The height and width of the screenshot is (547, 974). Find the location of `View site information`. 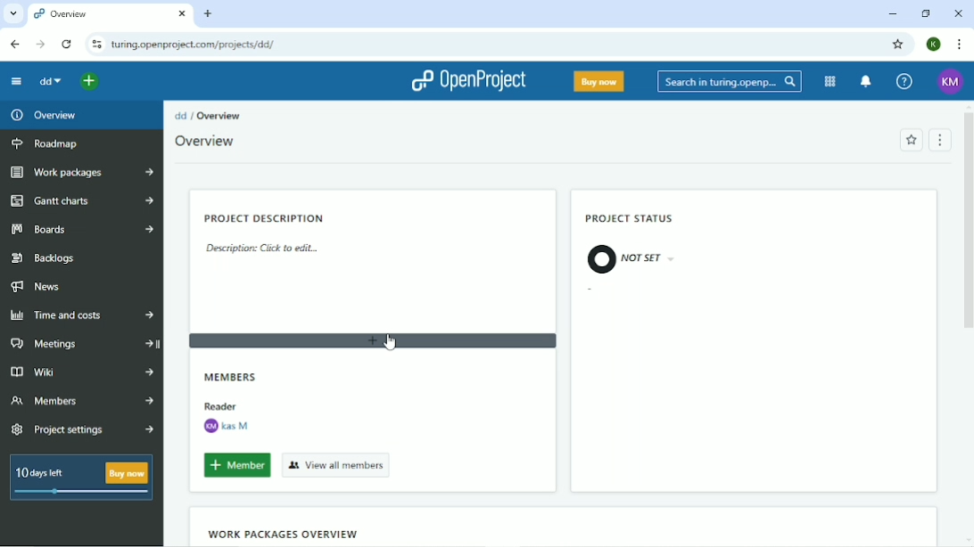

View site information is located at coordinates (97, 44).